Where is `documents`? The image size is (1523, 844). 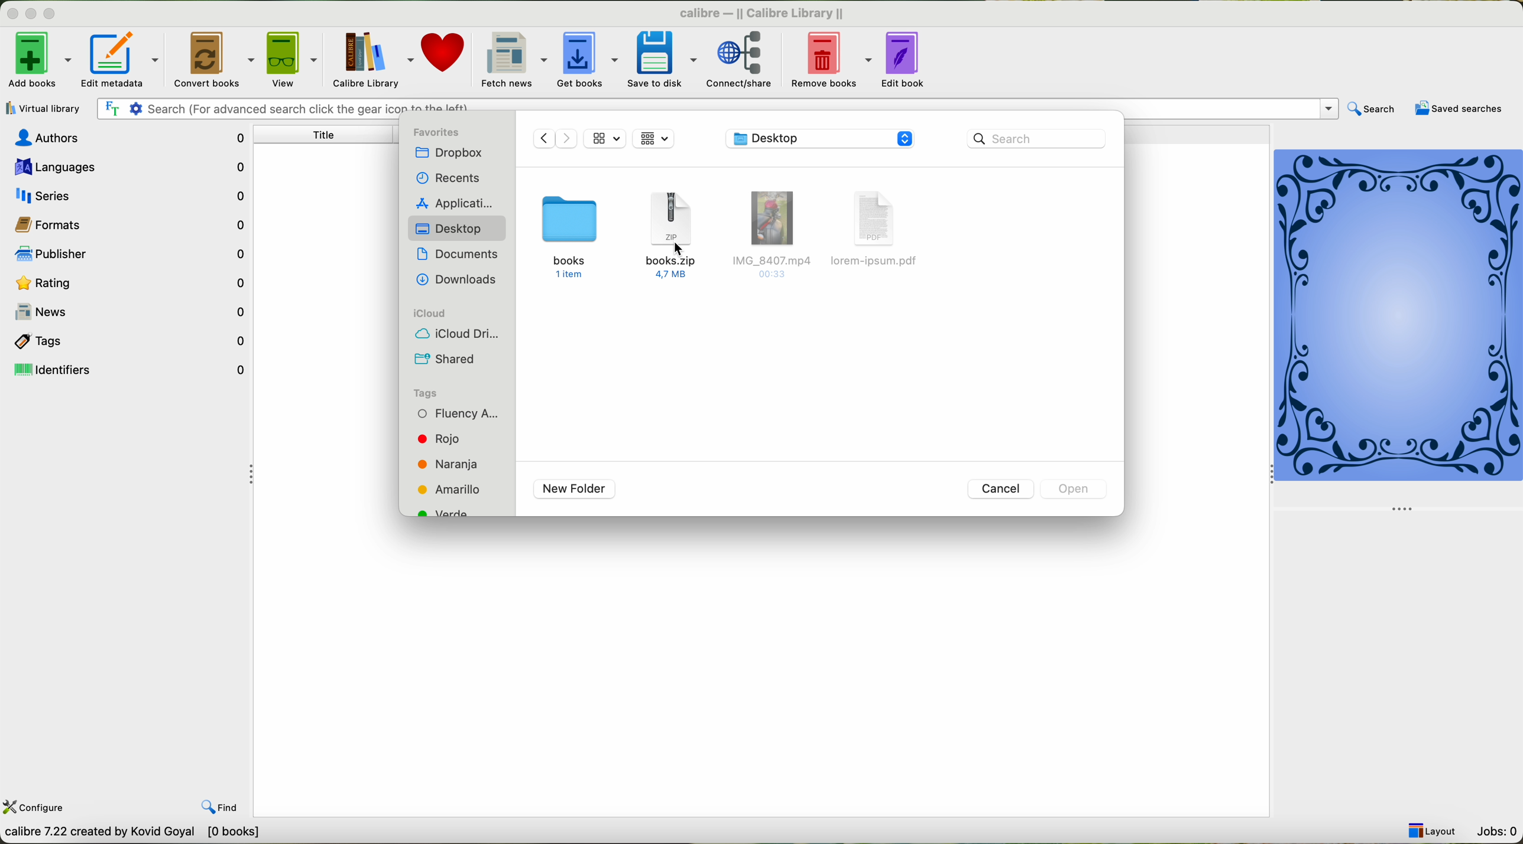 documents is located at coordinates (456, 255).